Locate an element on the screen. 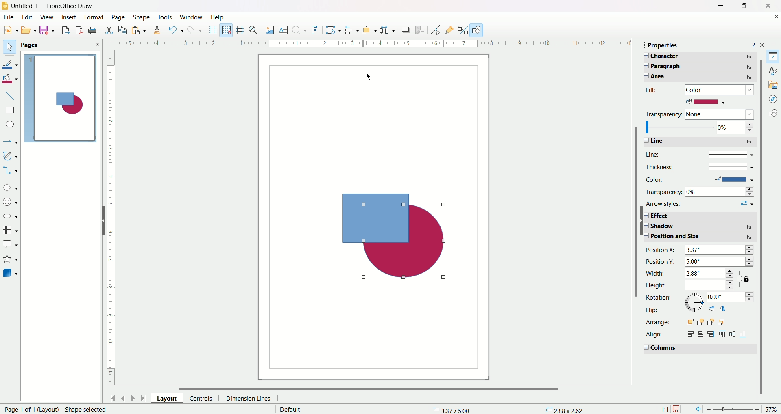 The height and width of the screenshot is (414, 781). export is located at coordinates (63, 31).